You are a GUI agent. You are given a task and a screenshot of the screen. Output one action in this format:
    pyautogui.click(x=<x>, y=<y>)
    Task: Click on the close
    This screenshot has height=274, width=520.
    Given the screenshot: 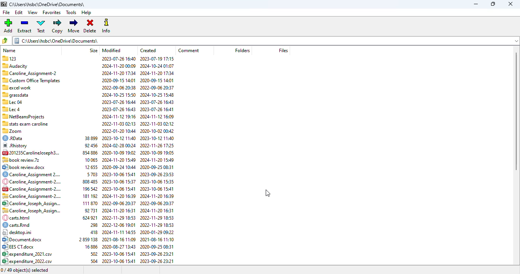 What is the action you would take?
    pyautogui.click(x=510, y=4)
    